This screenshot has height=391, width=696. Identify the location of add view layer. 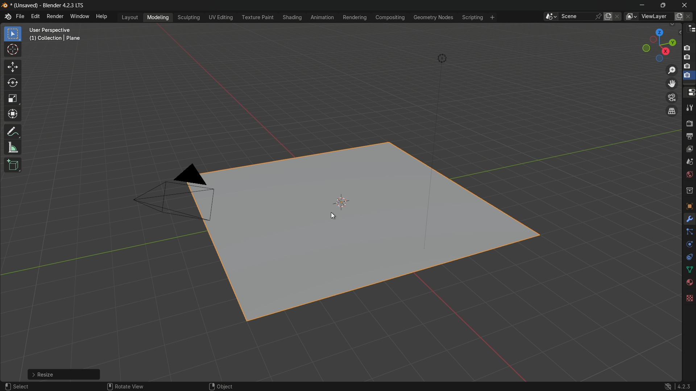
(678, 16).